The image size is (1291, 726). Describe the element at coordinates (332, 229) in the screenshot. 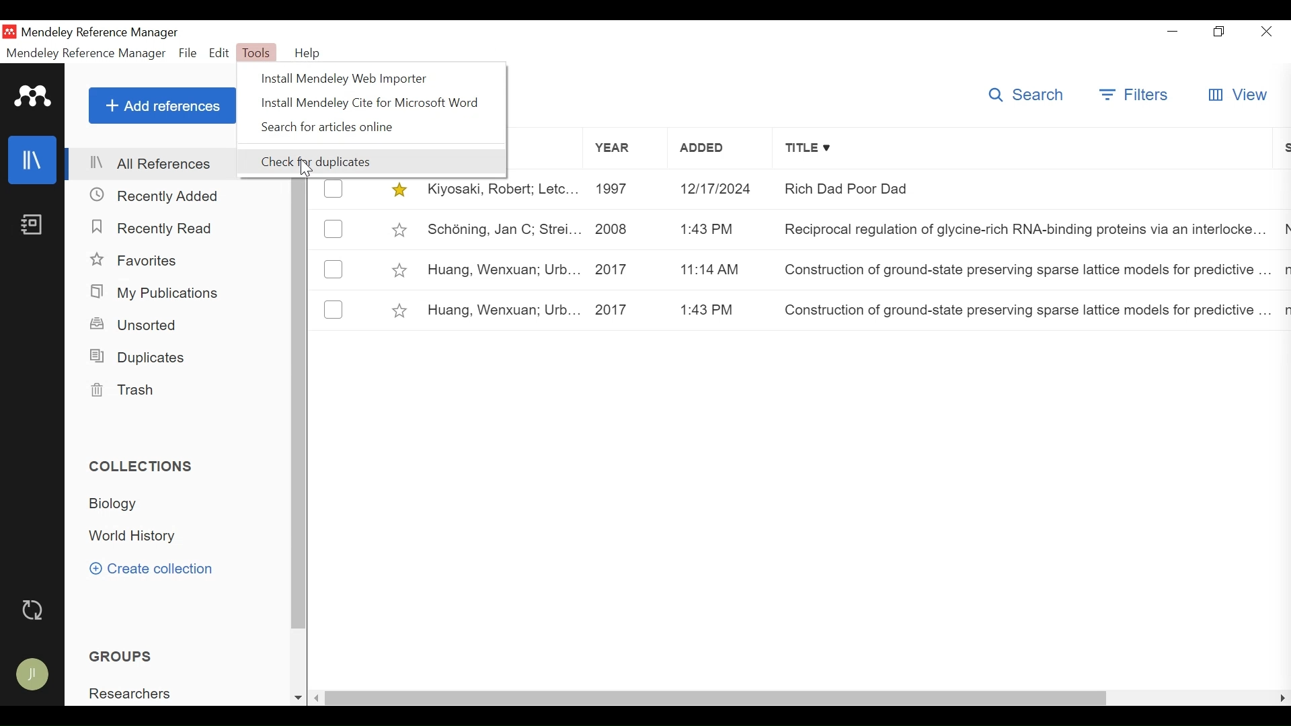

I see `(un)select` at that location.